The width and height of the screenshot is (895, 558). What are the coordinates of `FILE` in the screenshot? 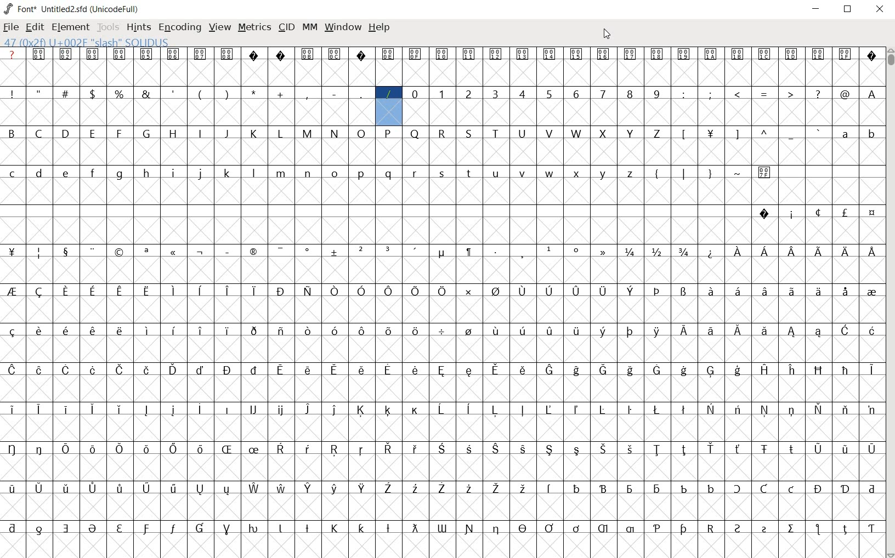 It's located at (12, 27).